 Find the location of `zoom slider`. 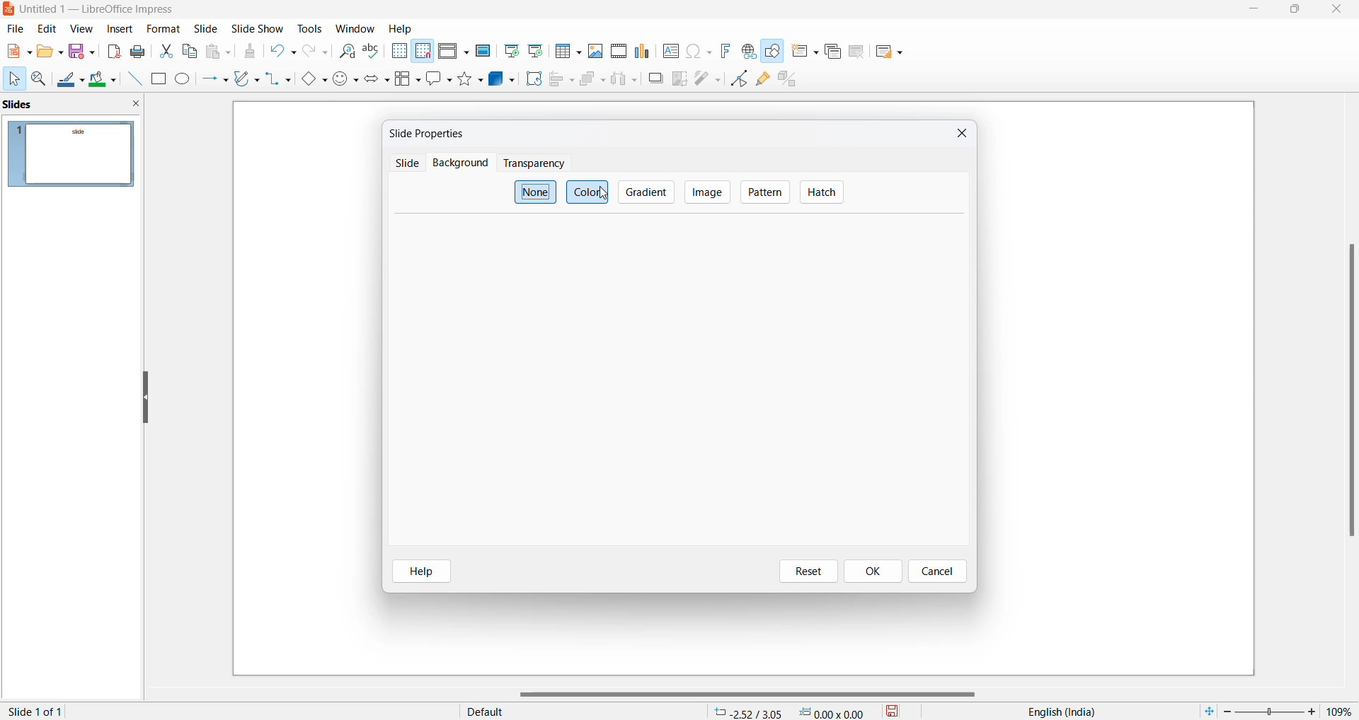

zoom slider is located at coordinates (1269, 710).